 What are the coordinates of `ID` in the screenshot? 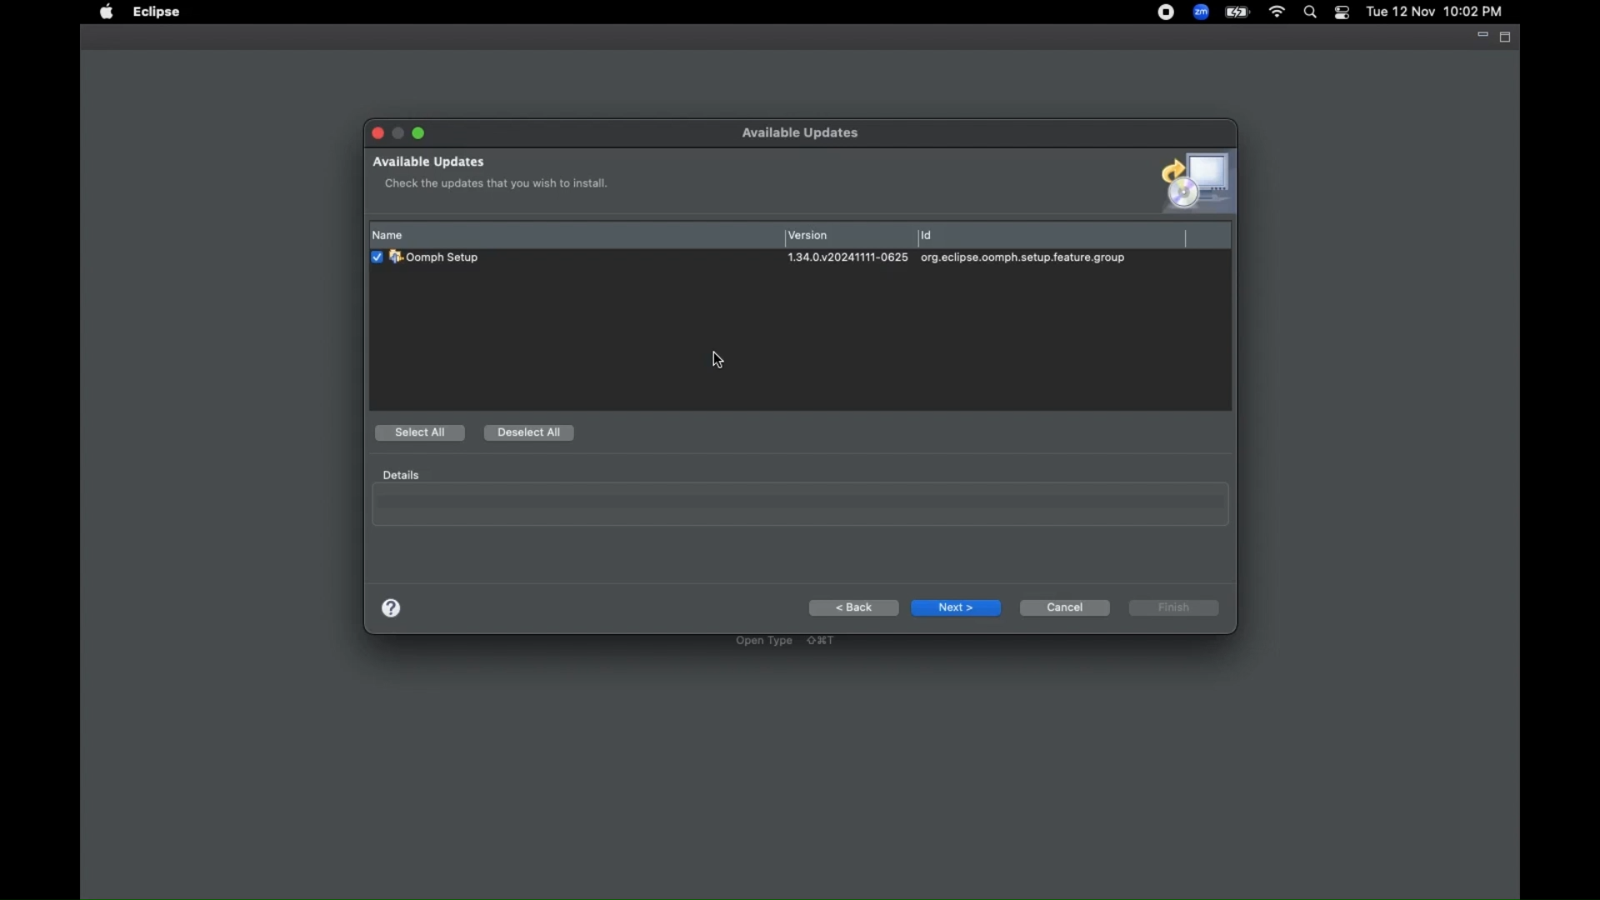 It's located at (1052, 237).